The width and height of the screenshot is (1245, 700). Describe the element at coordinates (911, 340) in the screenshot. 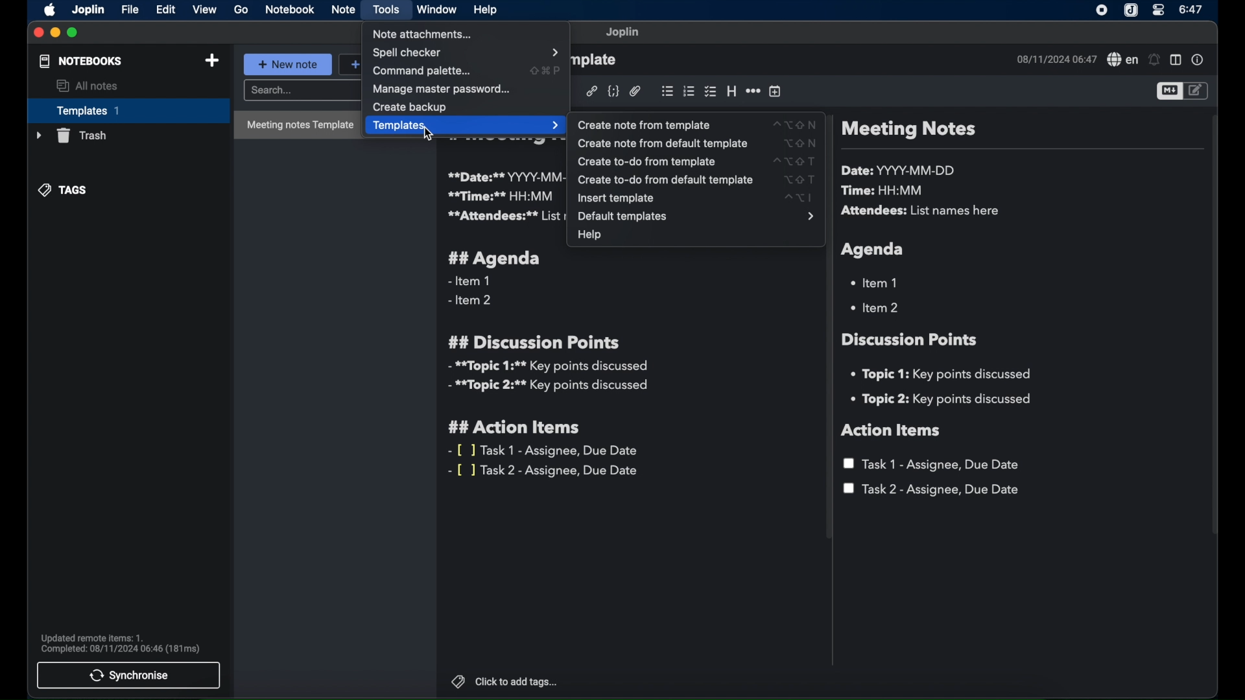

I see `discussion points` at that location.